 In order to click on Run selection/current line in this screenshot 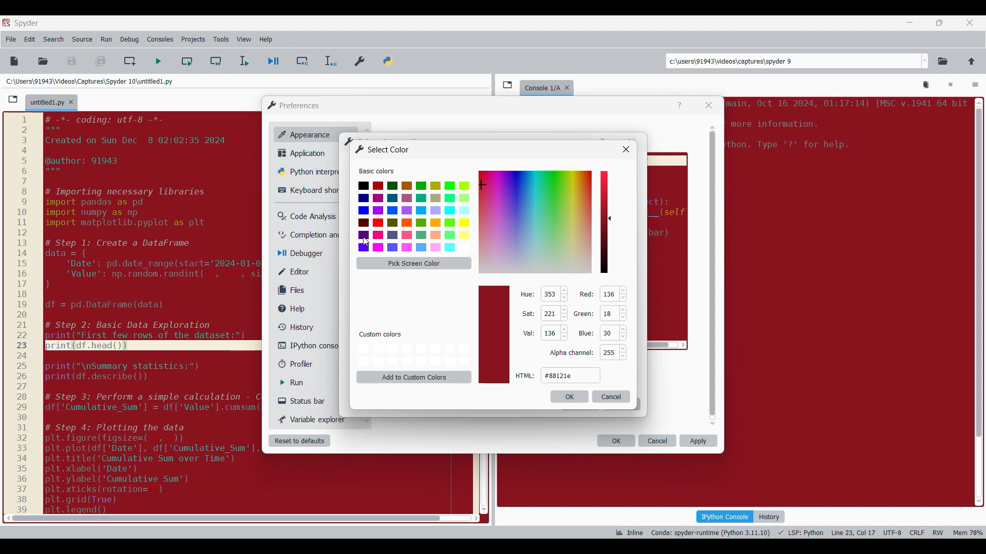, I will do `click(243, 61)`.